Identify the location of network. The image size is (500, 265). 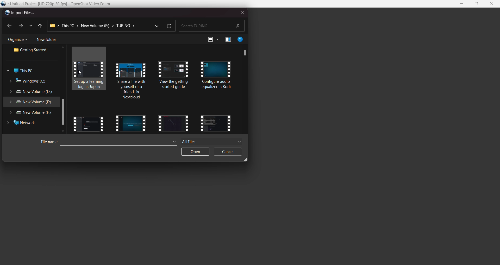
(24, 124).